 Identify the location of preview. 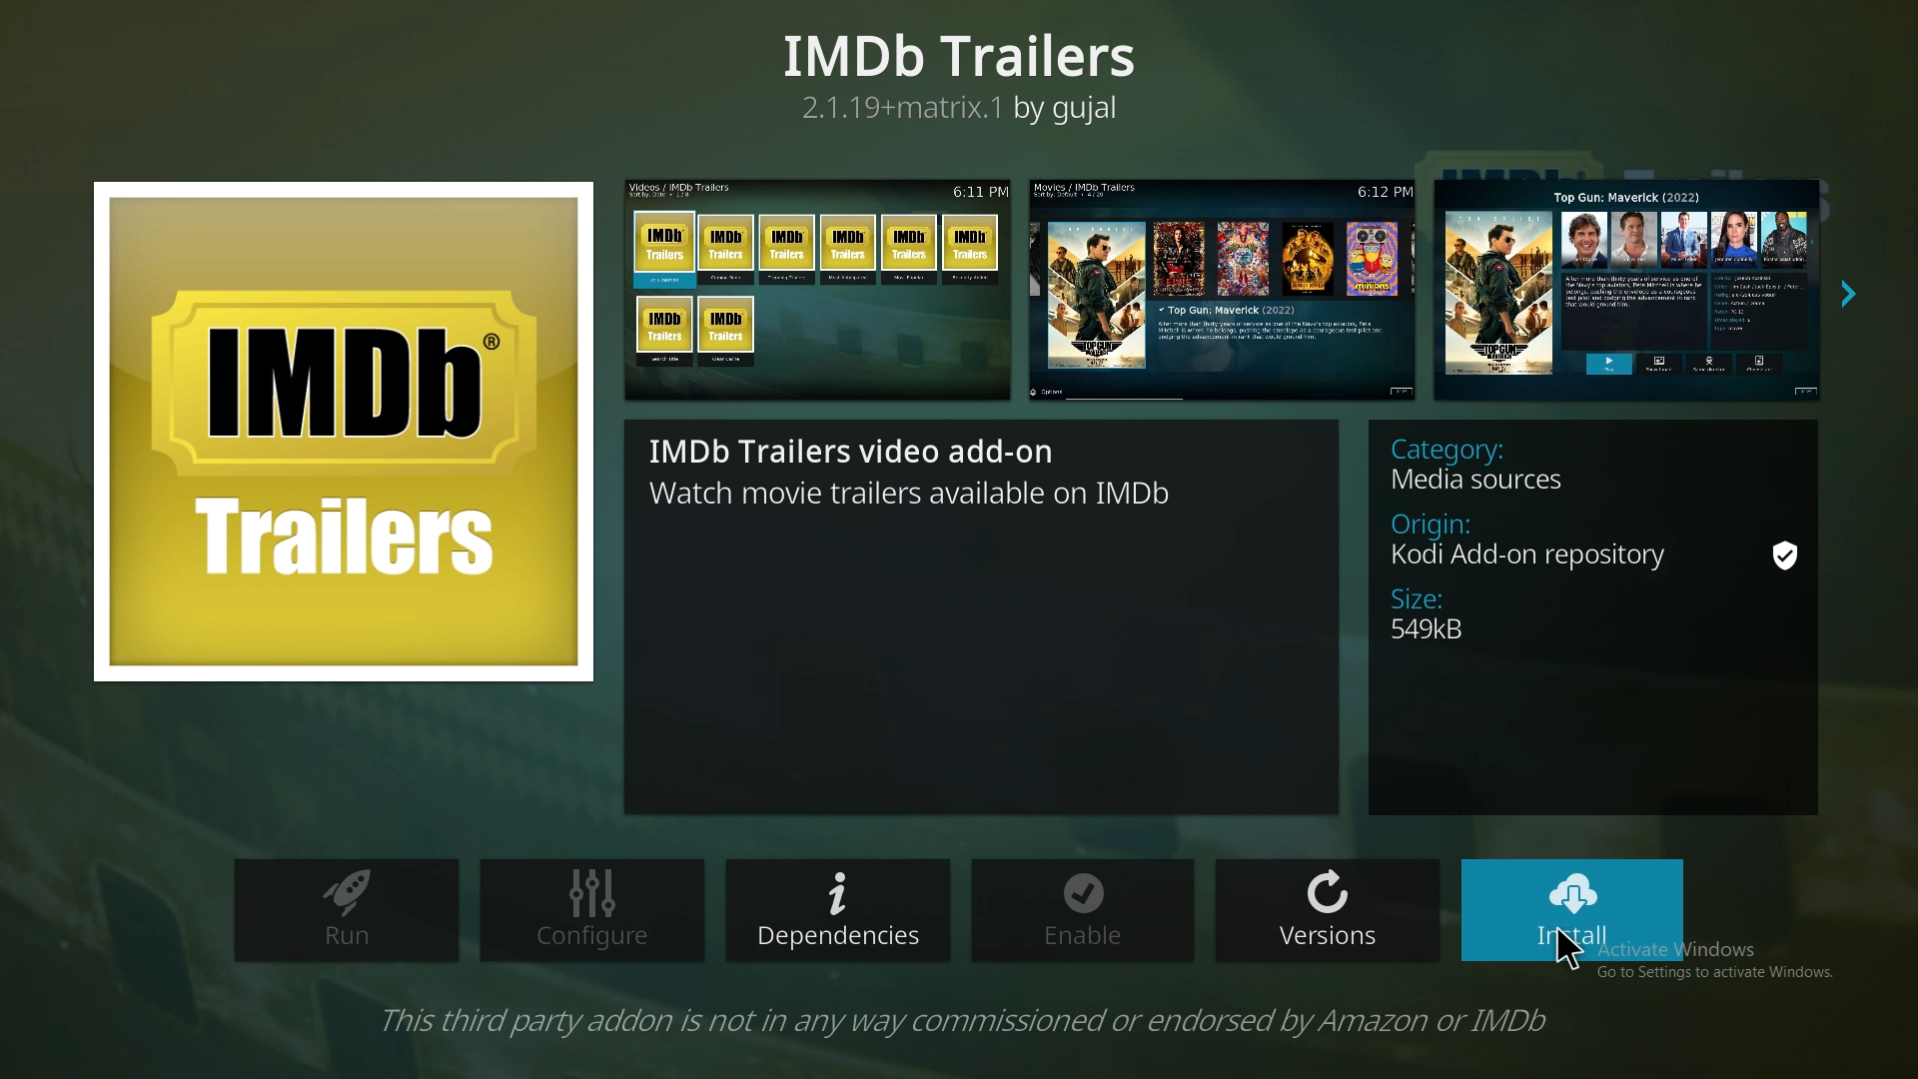
(1632, 287).